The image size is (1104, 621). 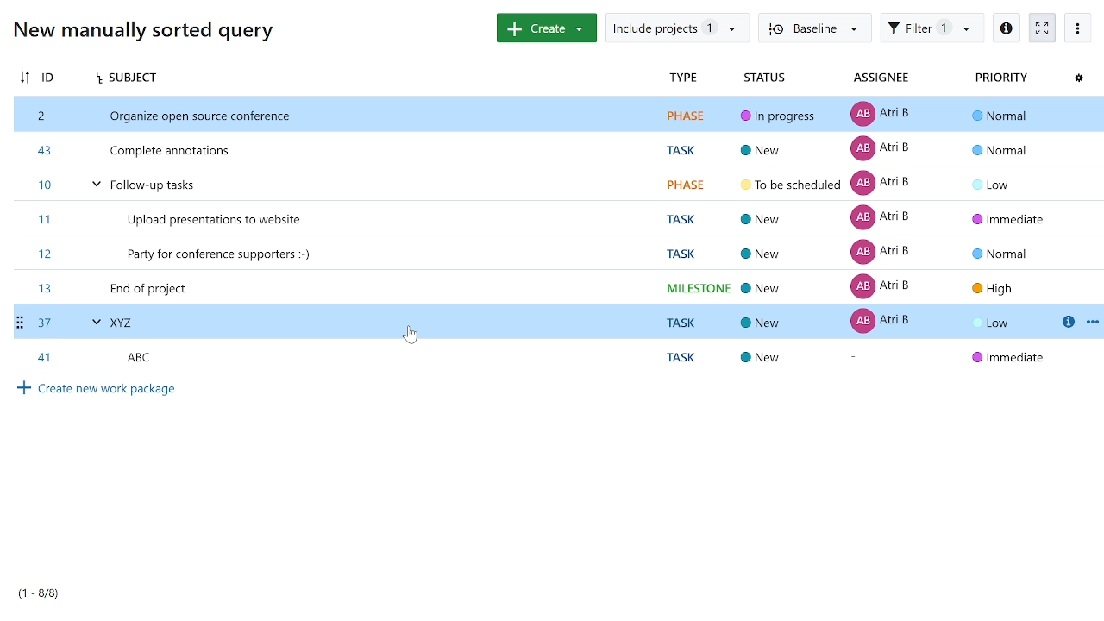 I want to click on task name "Follow-up tasks", so click(x=553, y=184).